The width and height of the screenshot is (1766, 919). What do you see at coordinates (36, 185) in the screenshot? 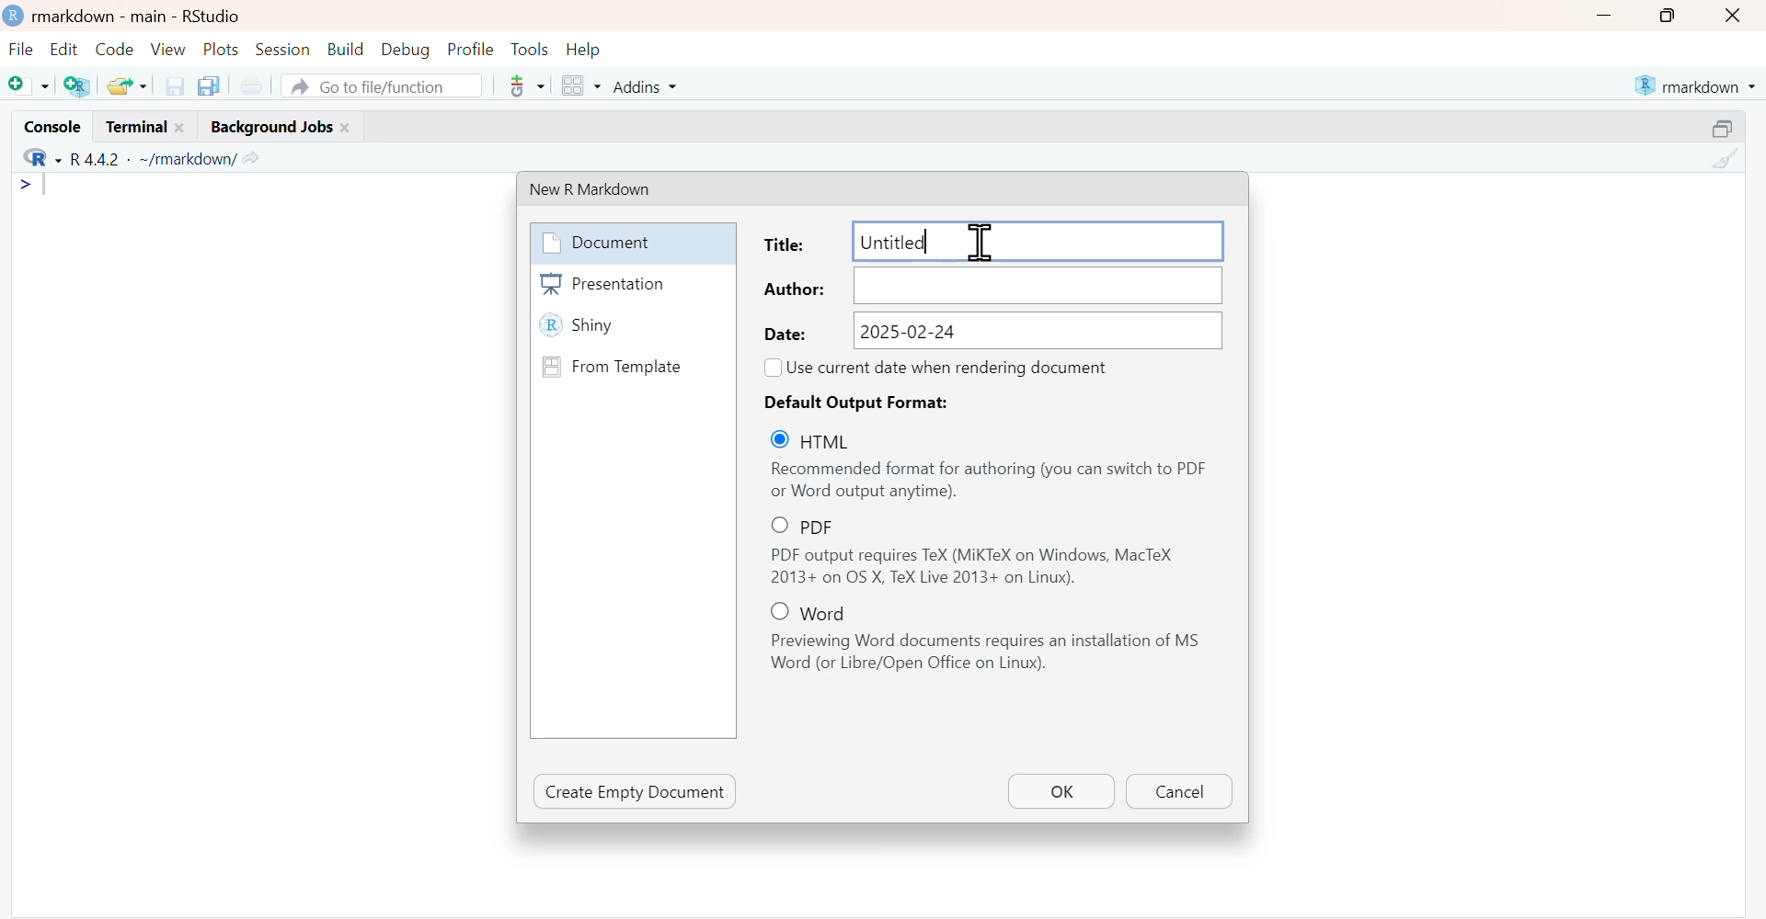
I see `line 1` at bounding box center [36, 185].